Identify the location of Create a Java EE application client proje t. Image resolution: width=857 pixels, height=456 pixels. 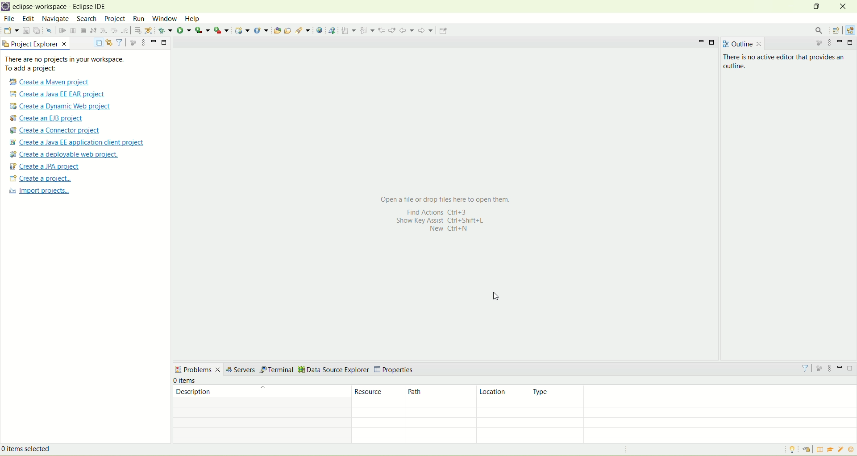
(79, 142).